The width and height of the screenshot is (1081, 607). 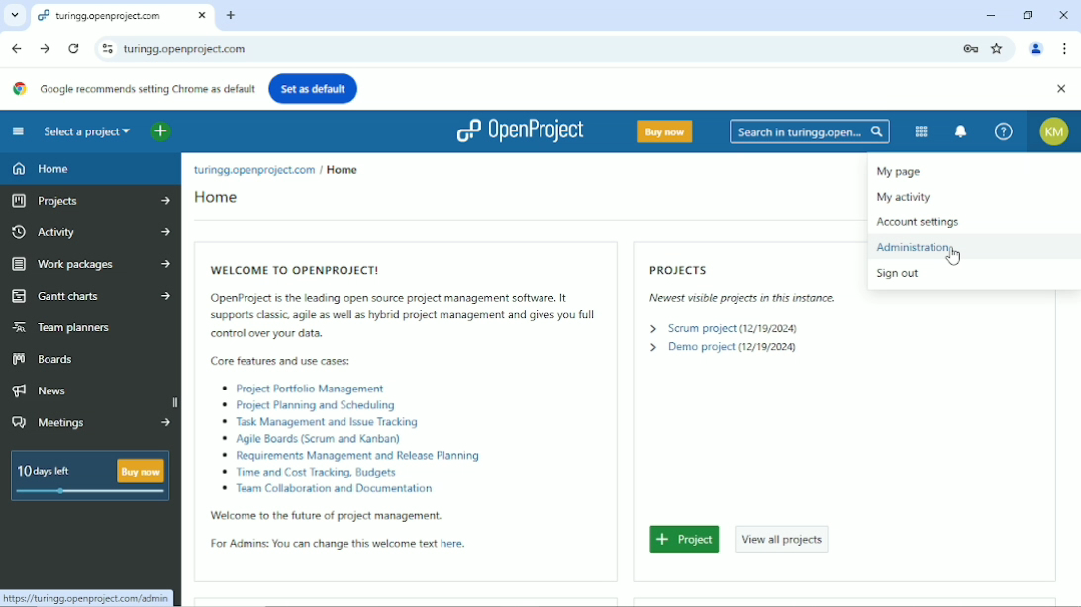 What do you see at coordinates (44, 48) in the screenshot?
I see `Forward` at bounding box center [44, 48].